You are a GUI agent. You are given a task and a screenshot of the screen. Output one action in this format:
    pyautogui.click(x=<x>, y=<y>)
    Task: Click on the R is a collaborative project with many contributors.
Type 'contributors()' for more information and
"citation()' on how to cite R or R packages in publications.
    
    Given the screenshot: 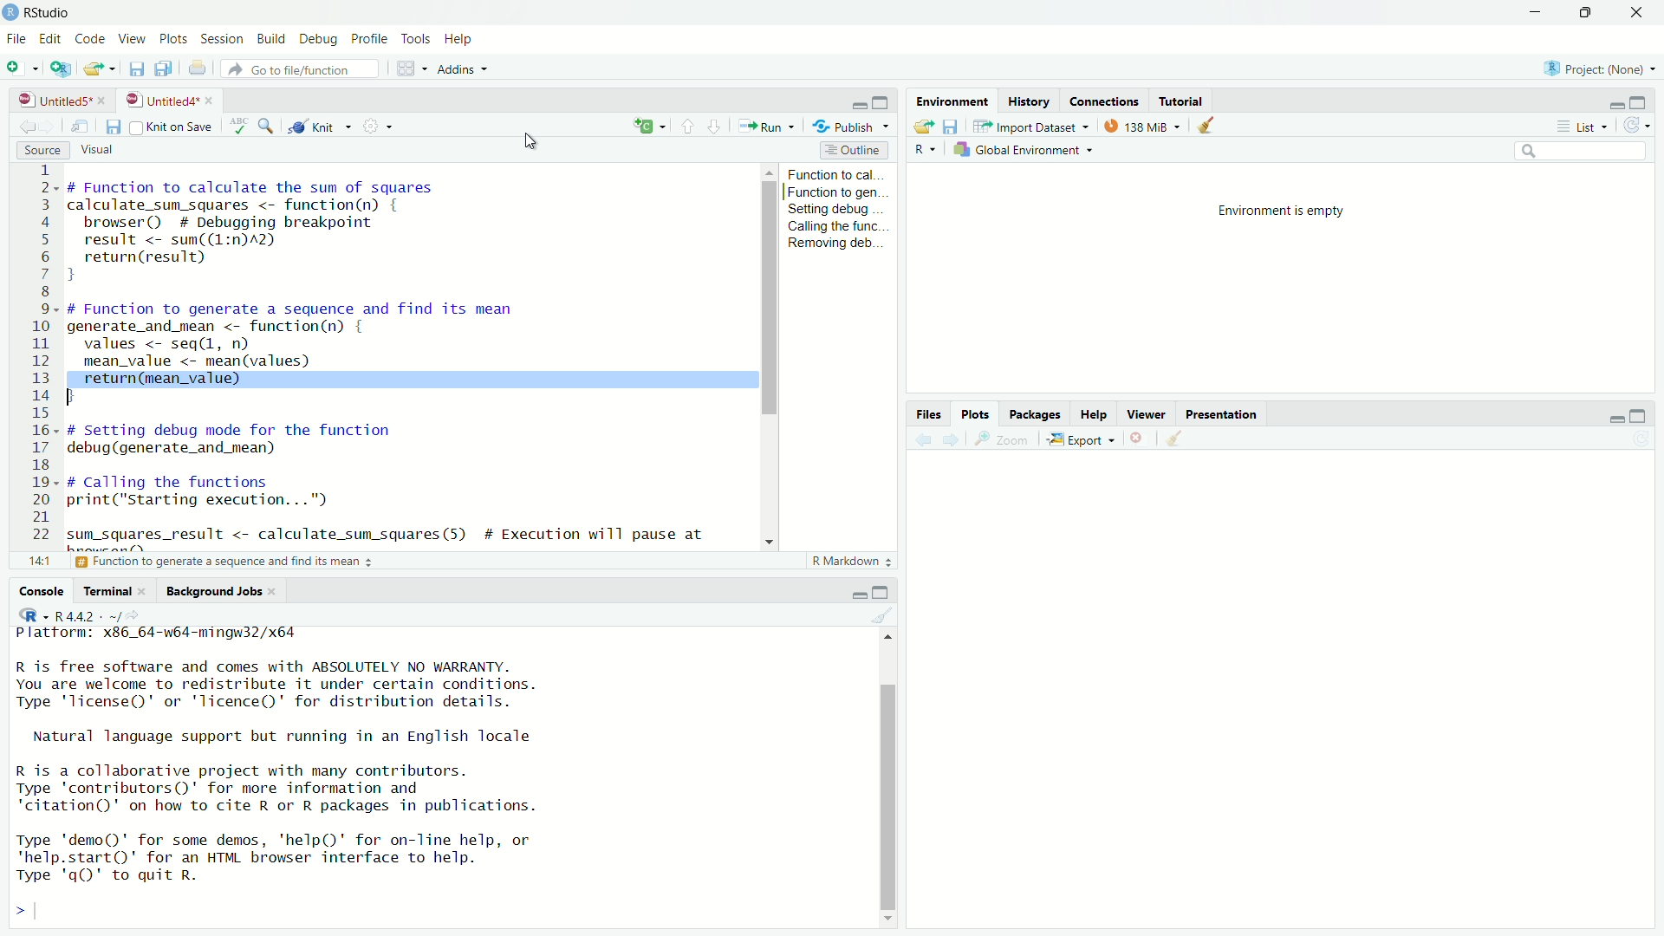 What is the action you would take?
    pyautogui.click(x=290, y=786)
    